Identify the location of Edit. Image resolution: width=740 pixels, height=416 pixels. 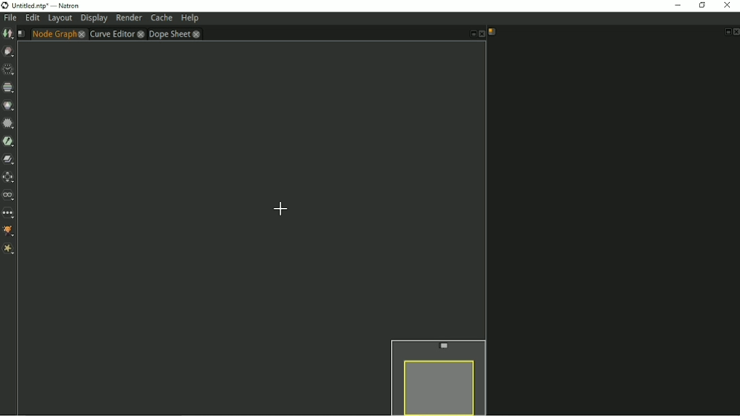
(32, 18).